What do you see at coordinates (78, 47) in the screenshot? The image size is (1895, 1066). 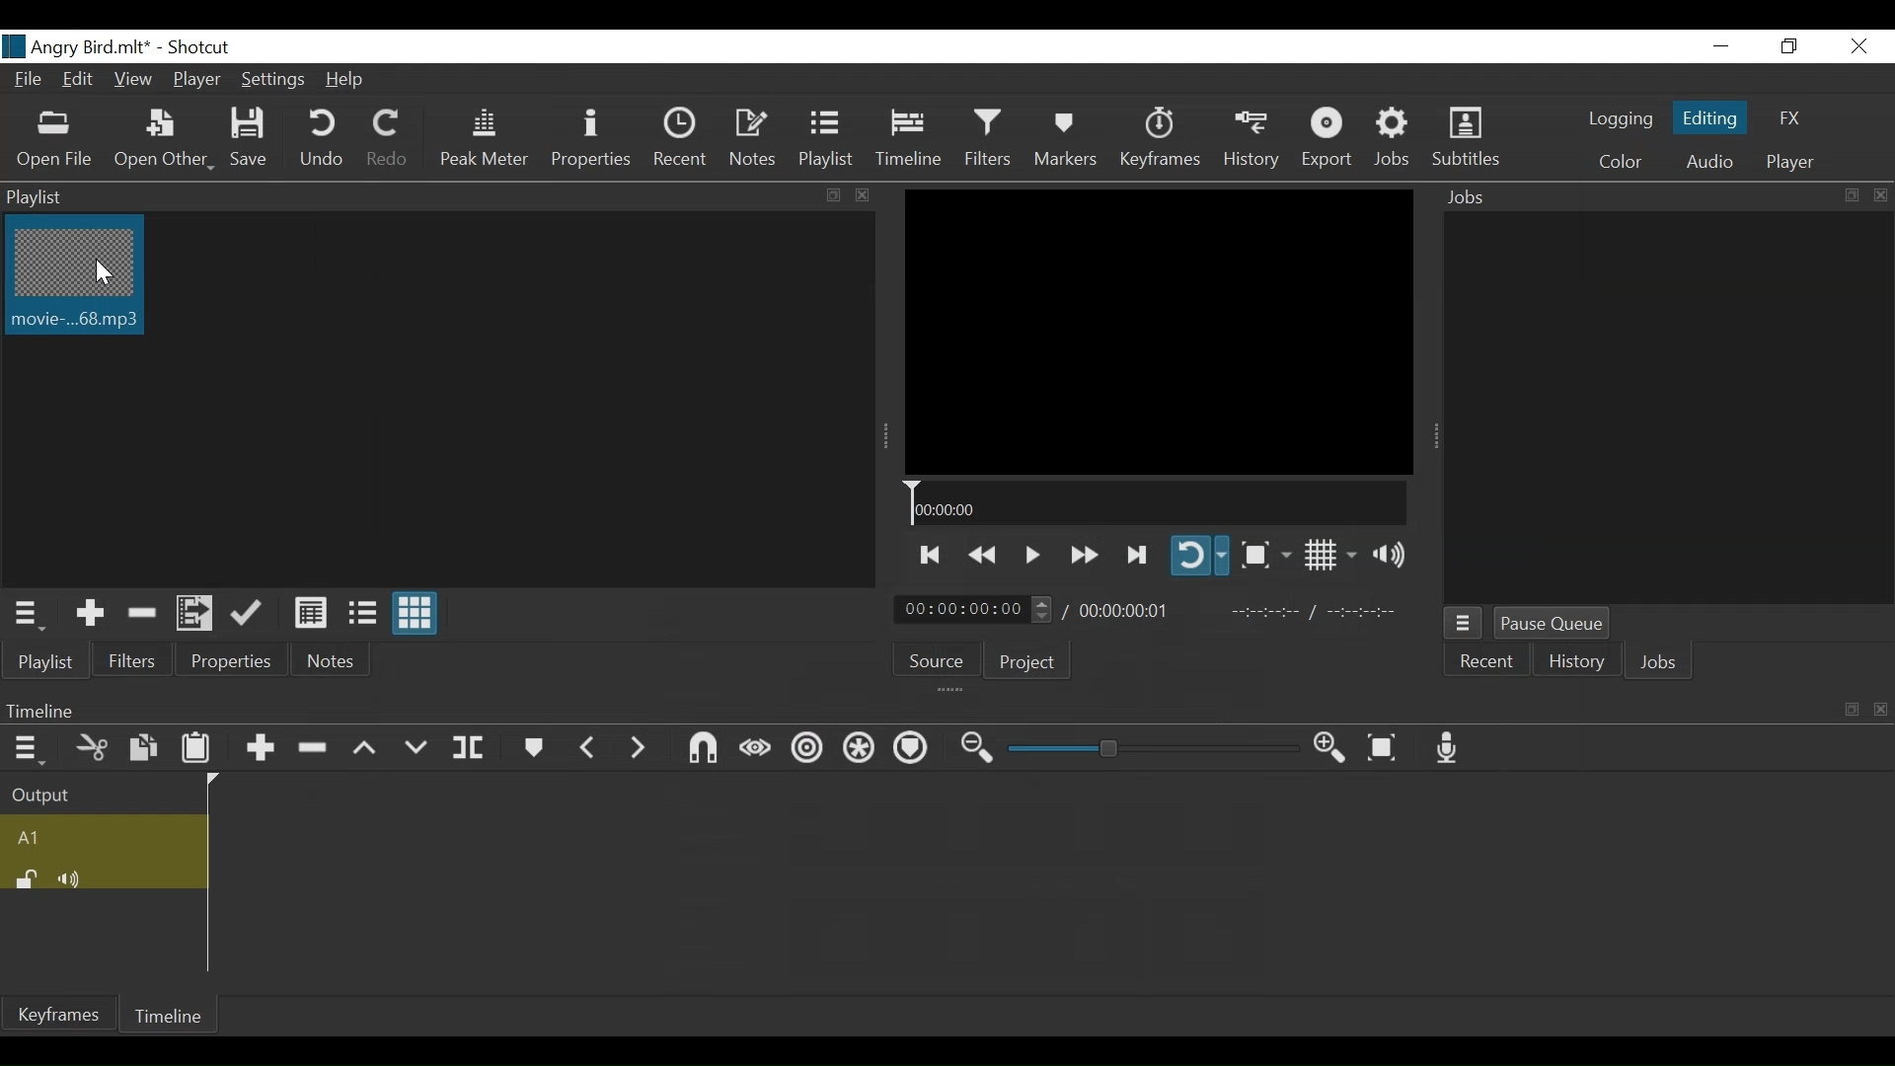 I see `File Name` at bounding box center [78, 47].